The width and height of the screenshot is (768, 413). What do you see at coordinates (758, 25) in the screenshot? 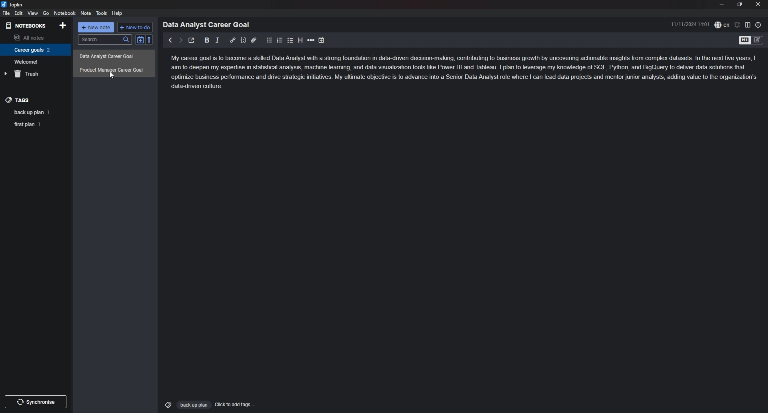
I see `note properties` at bounding box center [758, 25].